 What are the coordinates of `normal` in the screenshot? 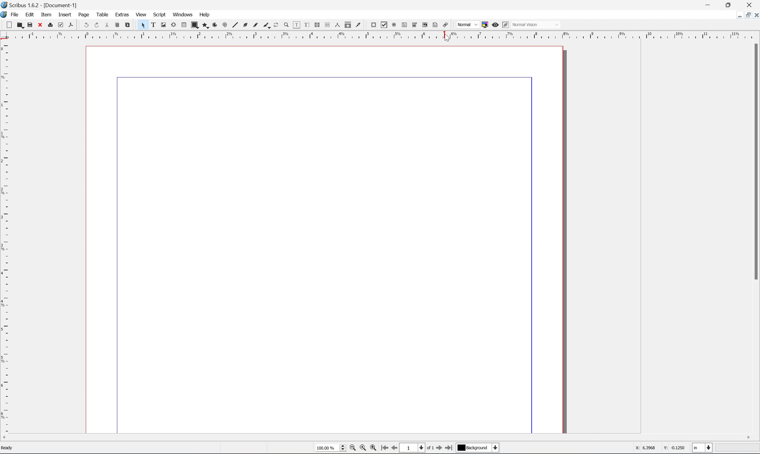 It's located at (468, 25).